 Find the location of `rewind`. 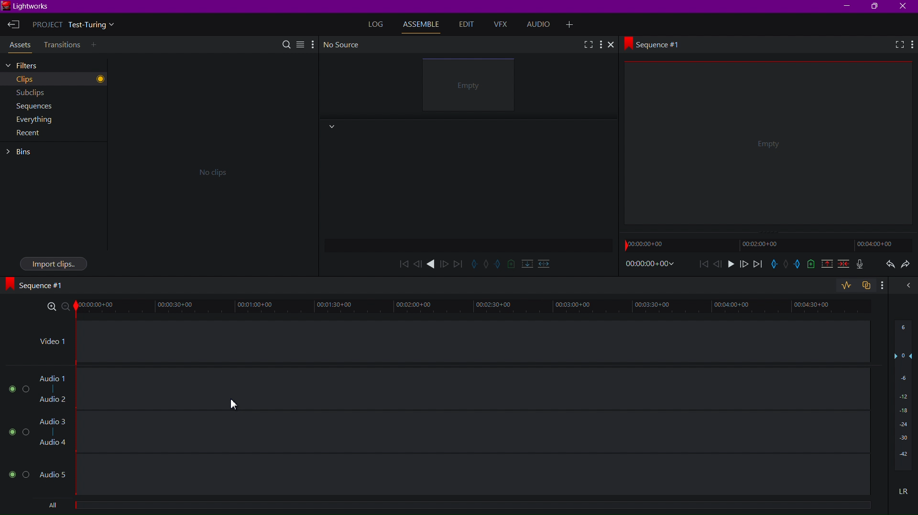

rewind is located at coordinates (417, 264).